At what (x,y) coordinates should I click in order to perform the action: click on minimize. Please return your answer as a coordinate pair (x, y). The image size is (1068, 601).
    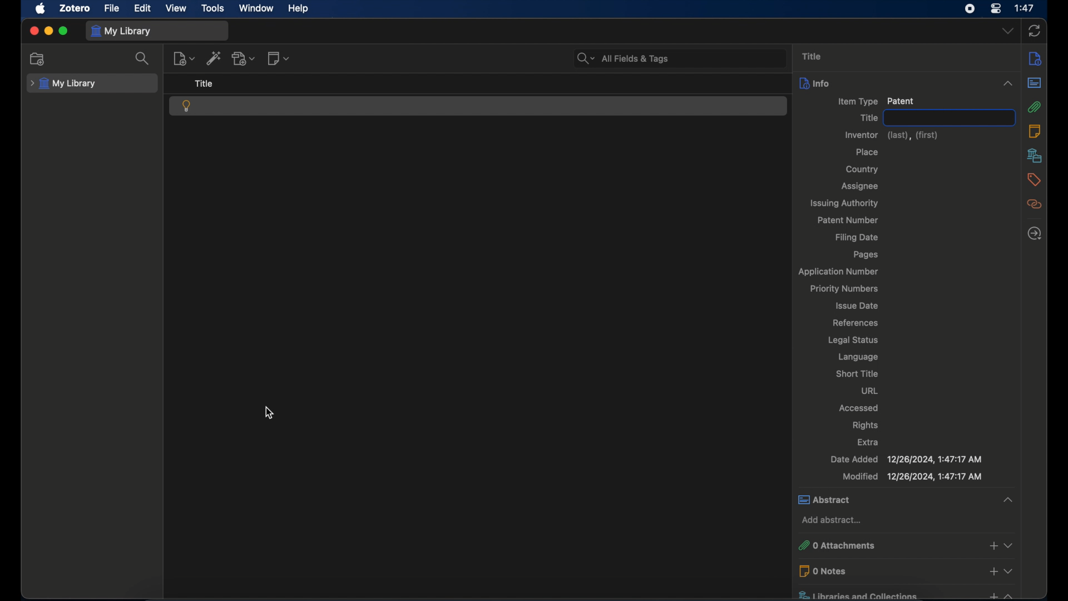
    Looking at the image, I should click on (50, 31).